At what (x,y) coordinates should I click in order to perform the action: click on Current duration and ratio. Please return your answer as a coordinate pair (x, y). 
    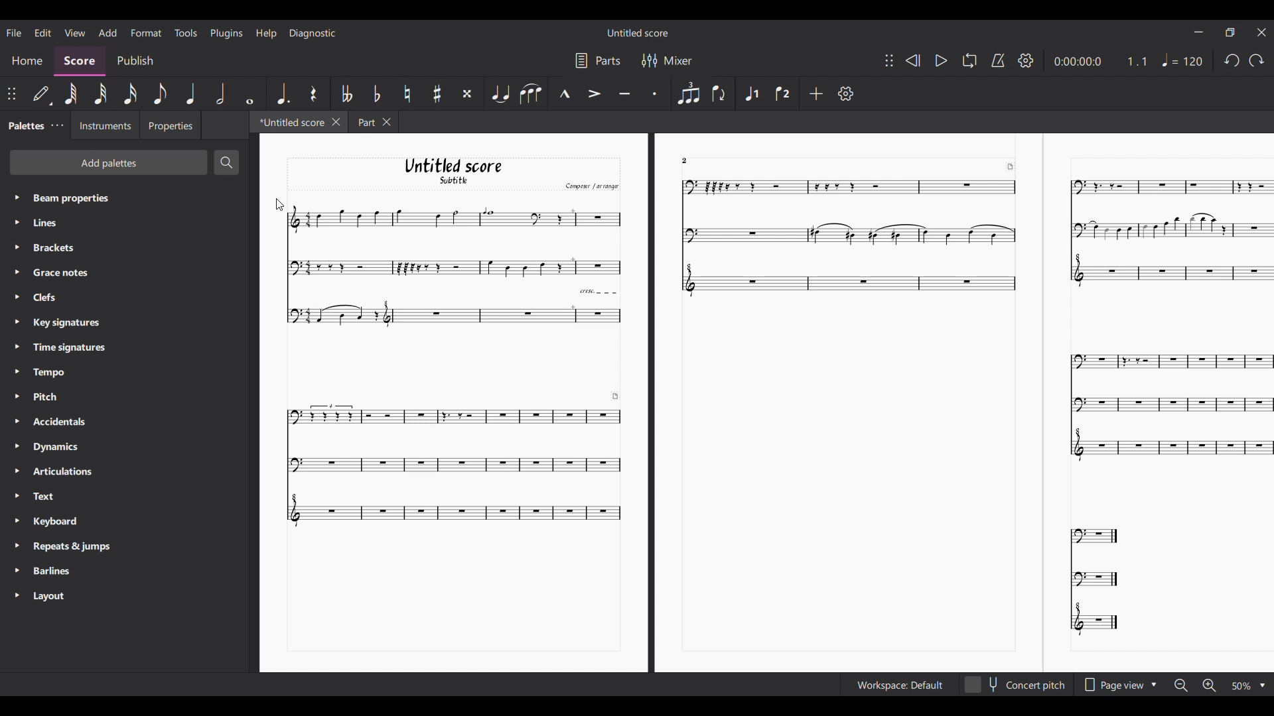
    Looking at the image, I should click on (1101, 61).